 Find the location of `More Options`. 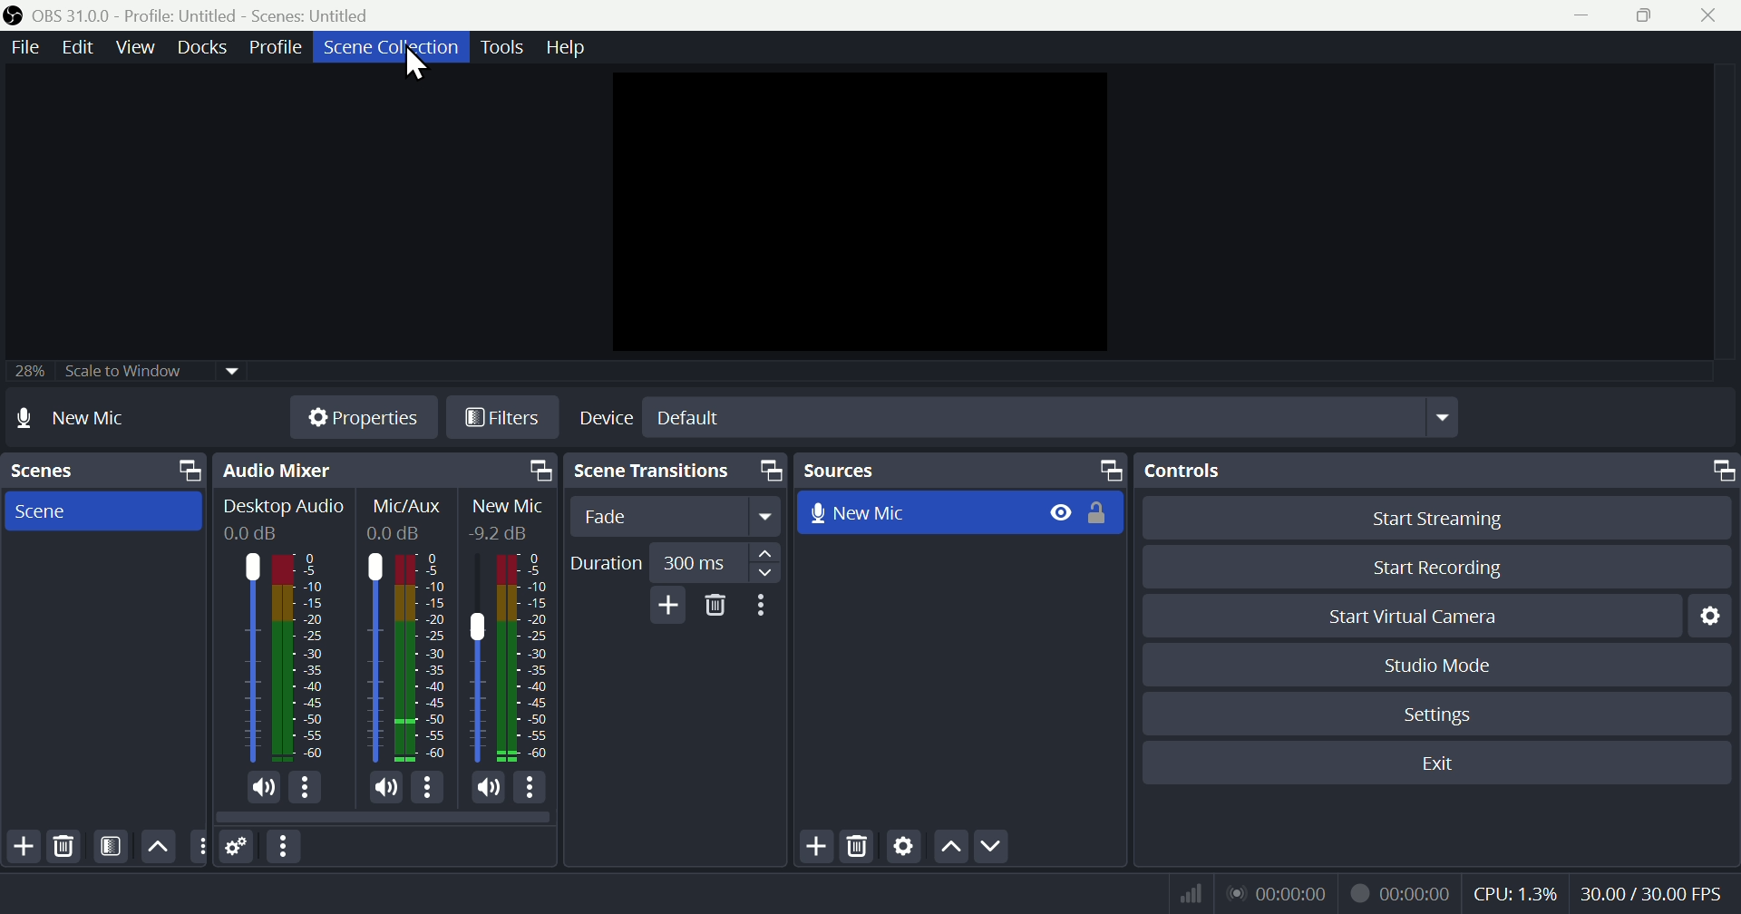

More Options is located at coordinates (534, 789).